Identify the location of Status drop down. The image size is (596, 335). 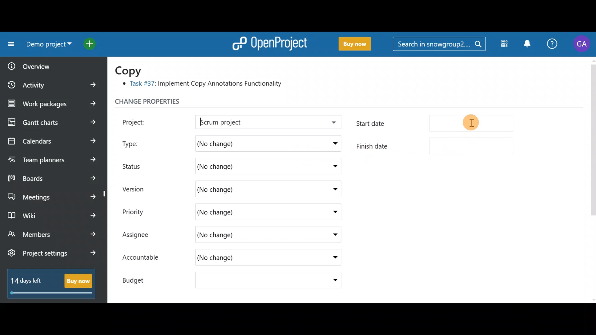
(333, 166).